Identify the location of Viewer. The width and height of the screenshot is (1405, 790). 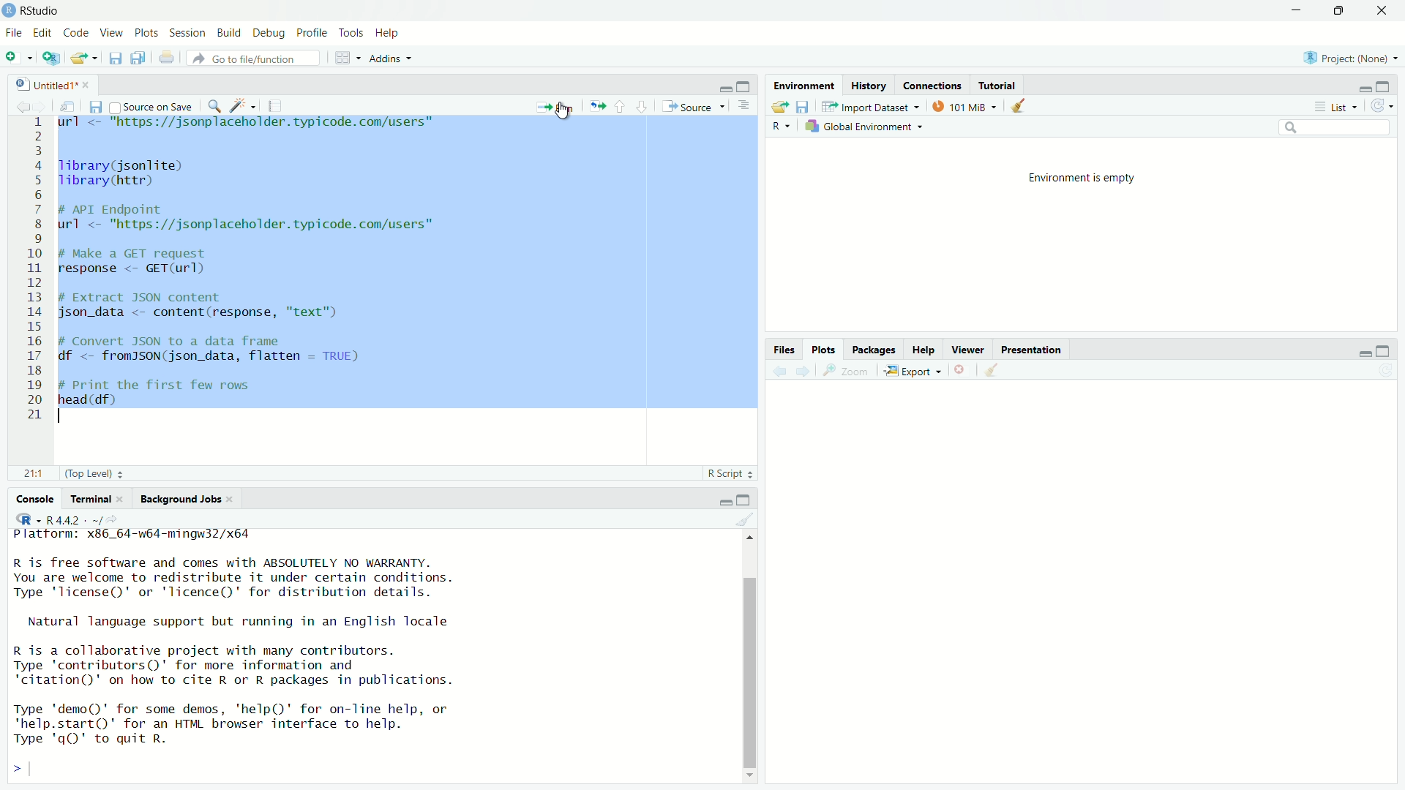
(969, 350).